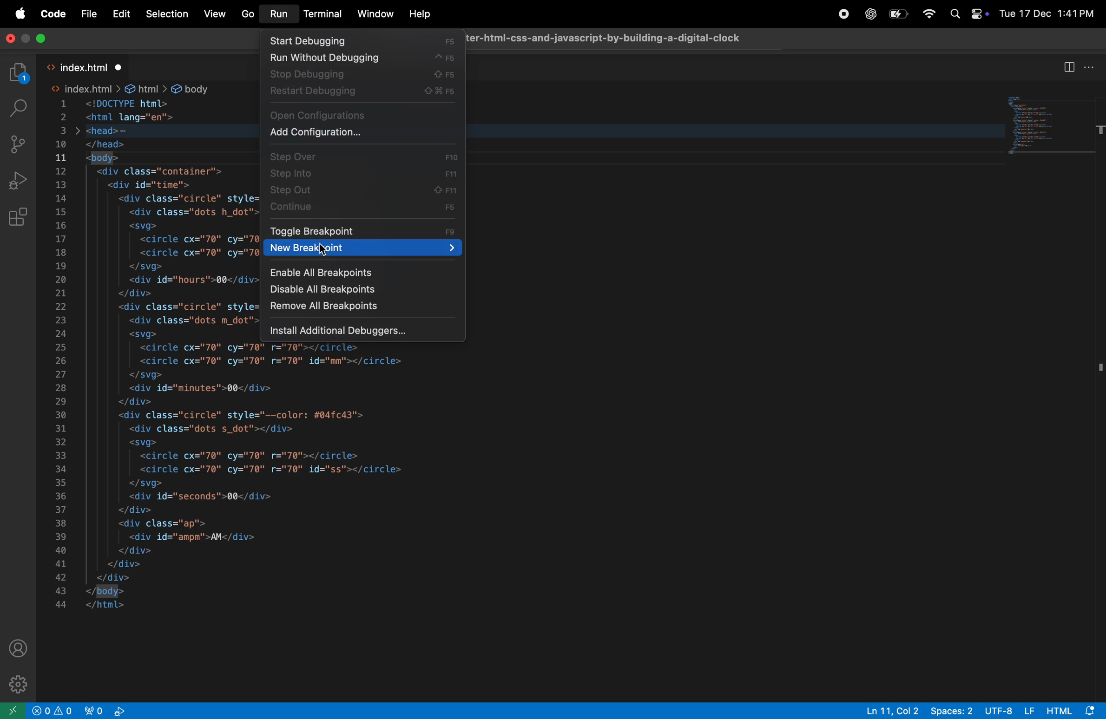  What do you see at coordinates (26, 40) in the screenshot?
I see `Minimize` at bounding box center [26, 40].